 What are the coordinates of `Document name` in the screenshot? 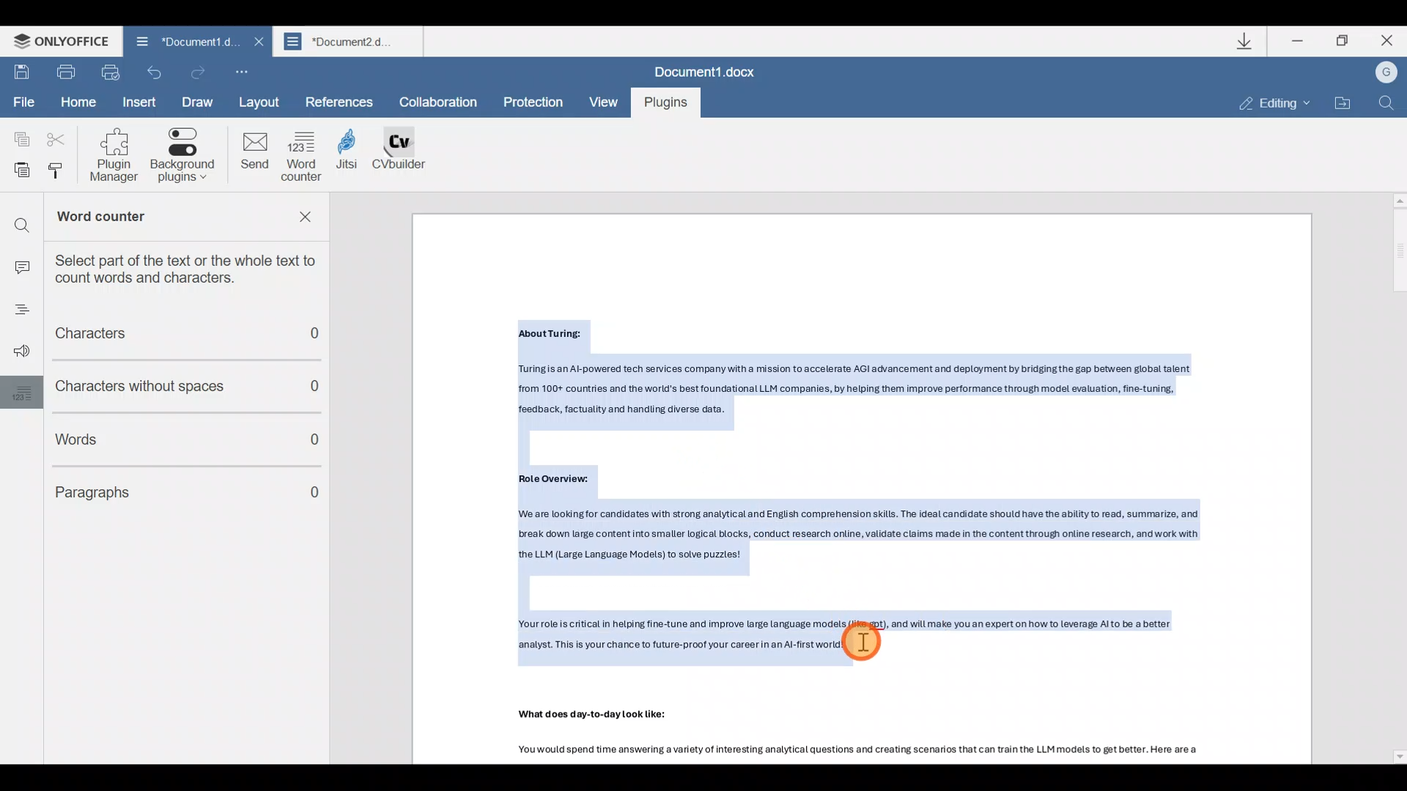 It's located at (350, 41).